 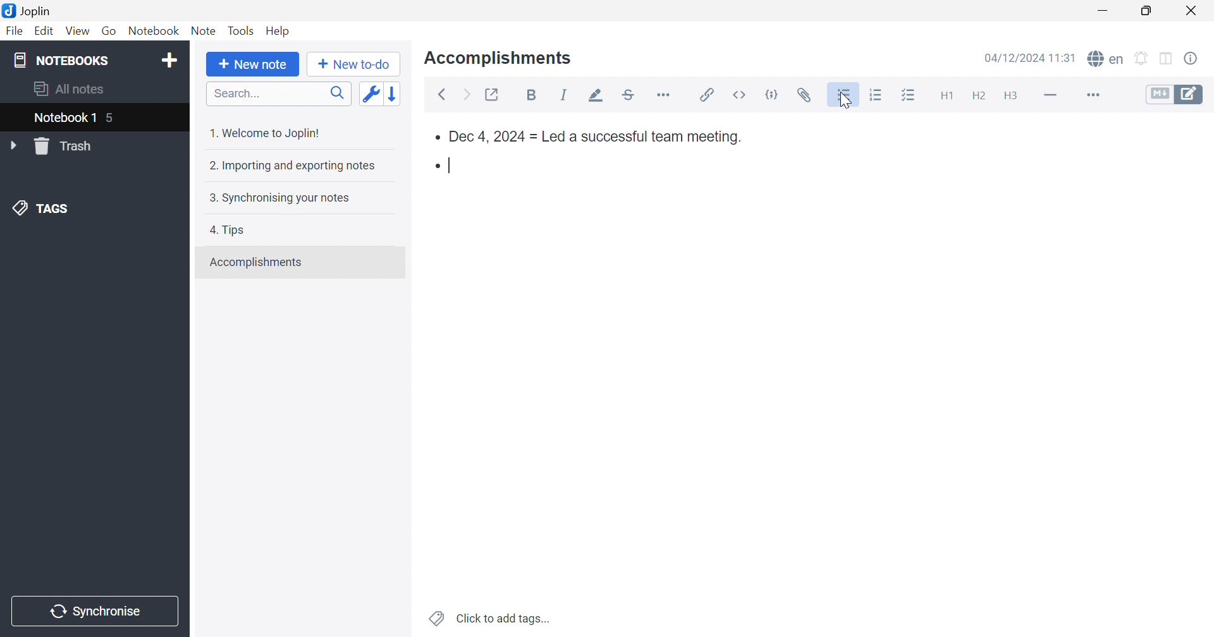 I want to click on inline code, so click(x=740, y=95).